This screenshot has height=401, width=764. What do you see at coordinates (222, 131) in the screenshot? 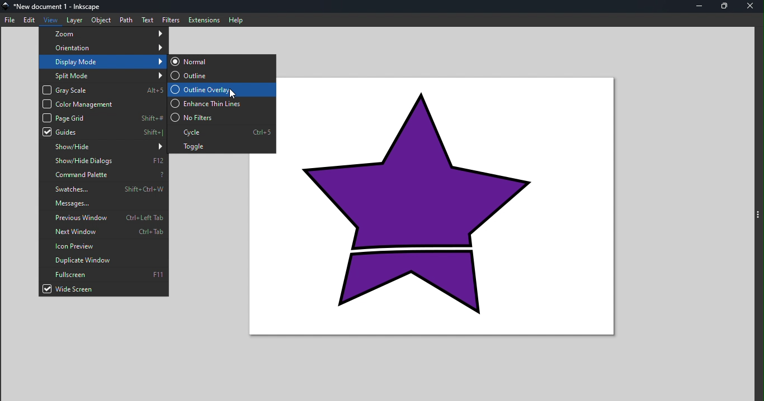
I see `Cycle` at bounding box center [222, 131].